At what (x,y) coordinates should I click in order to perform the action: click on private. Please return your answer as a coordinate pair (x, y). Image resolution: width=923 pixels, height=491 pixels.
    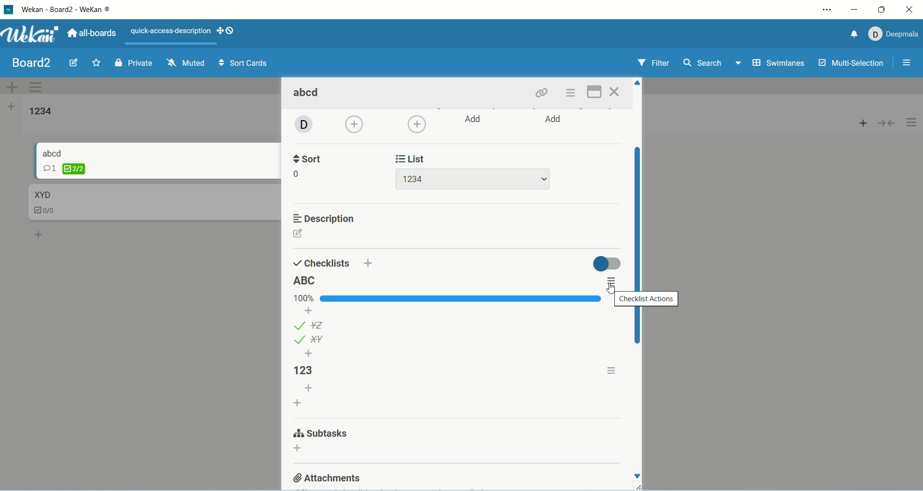
    Looking at the image, I should click on (132, 64).